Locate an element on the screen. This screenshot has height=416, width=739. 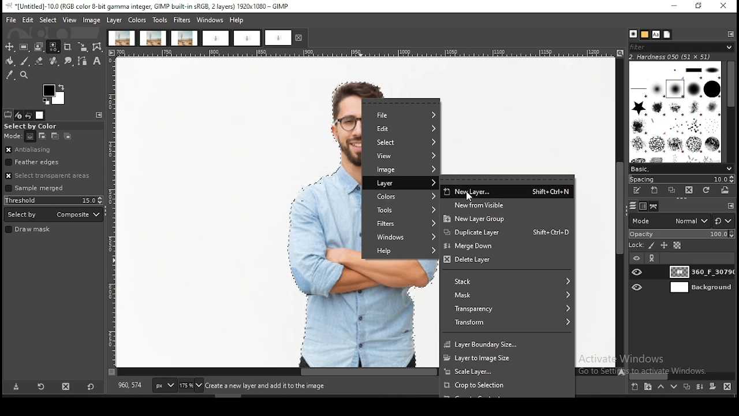
paintbrush tool is located at coordinates (25, 61).